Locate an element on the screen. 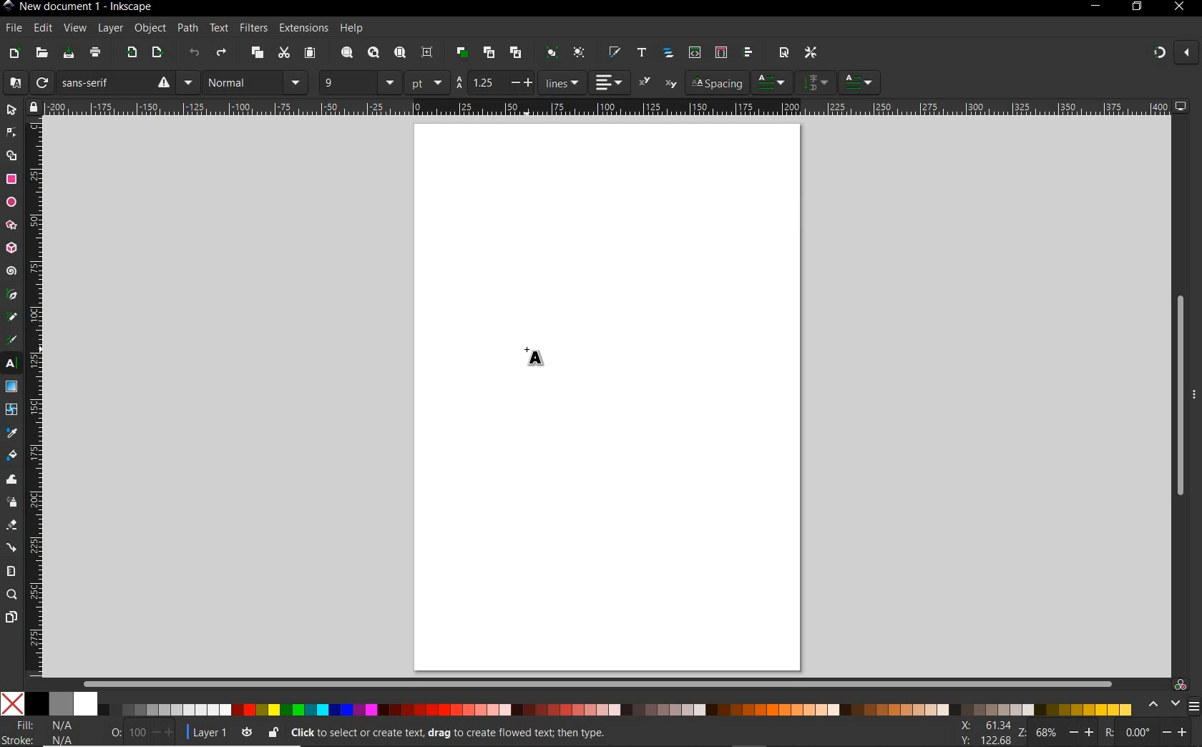  Paragraph styles is located at coordinates (773, 82).